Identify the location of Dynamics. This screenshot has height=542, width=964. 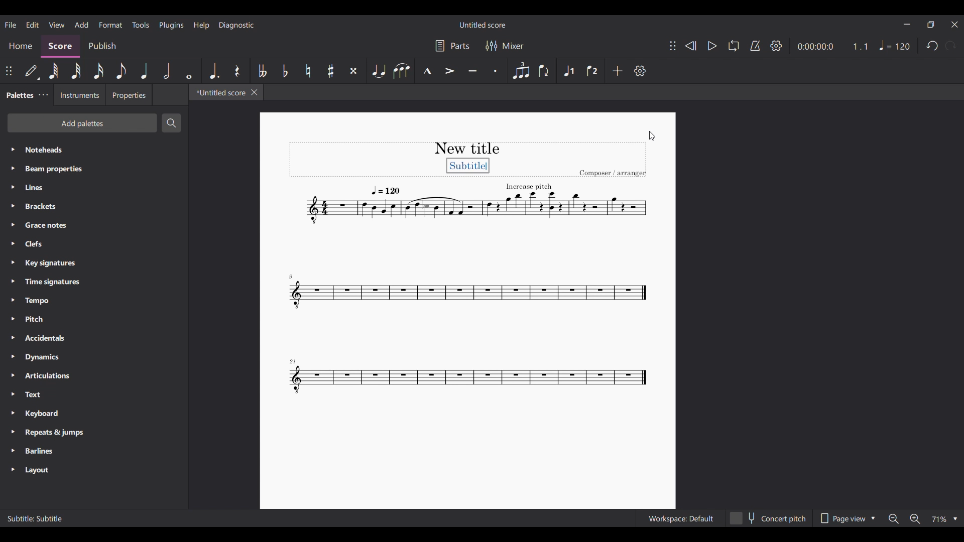
(93, 357).